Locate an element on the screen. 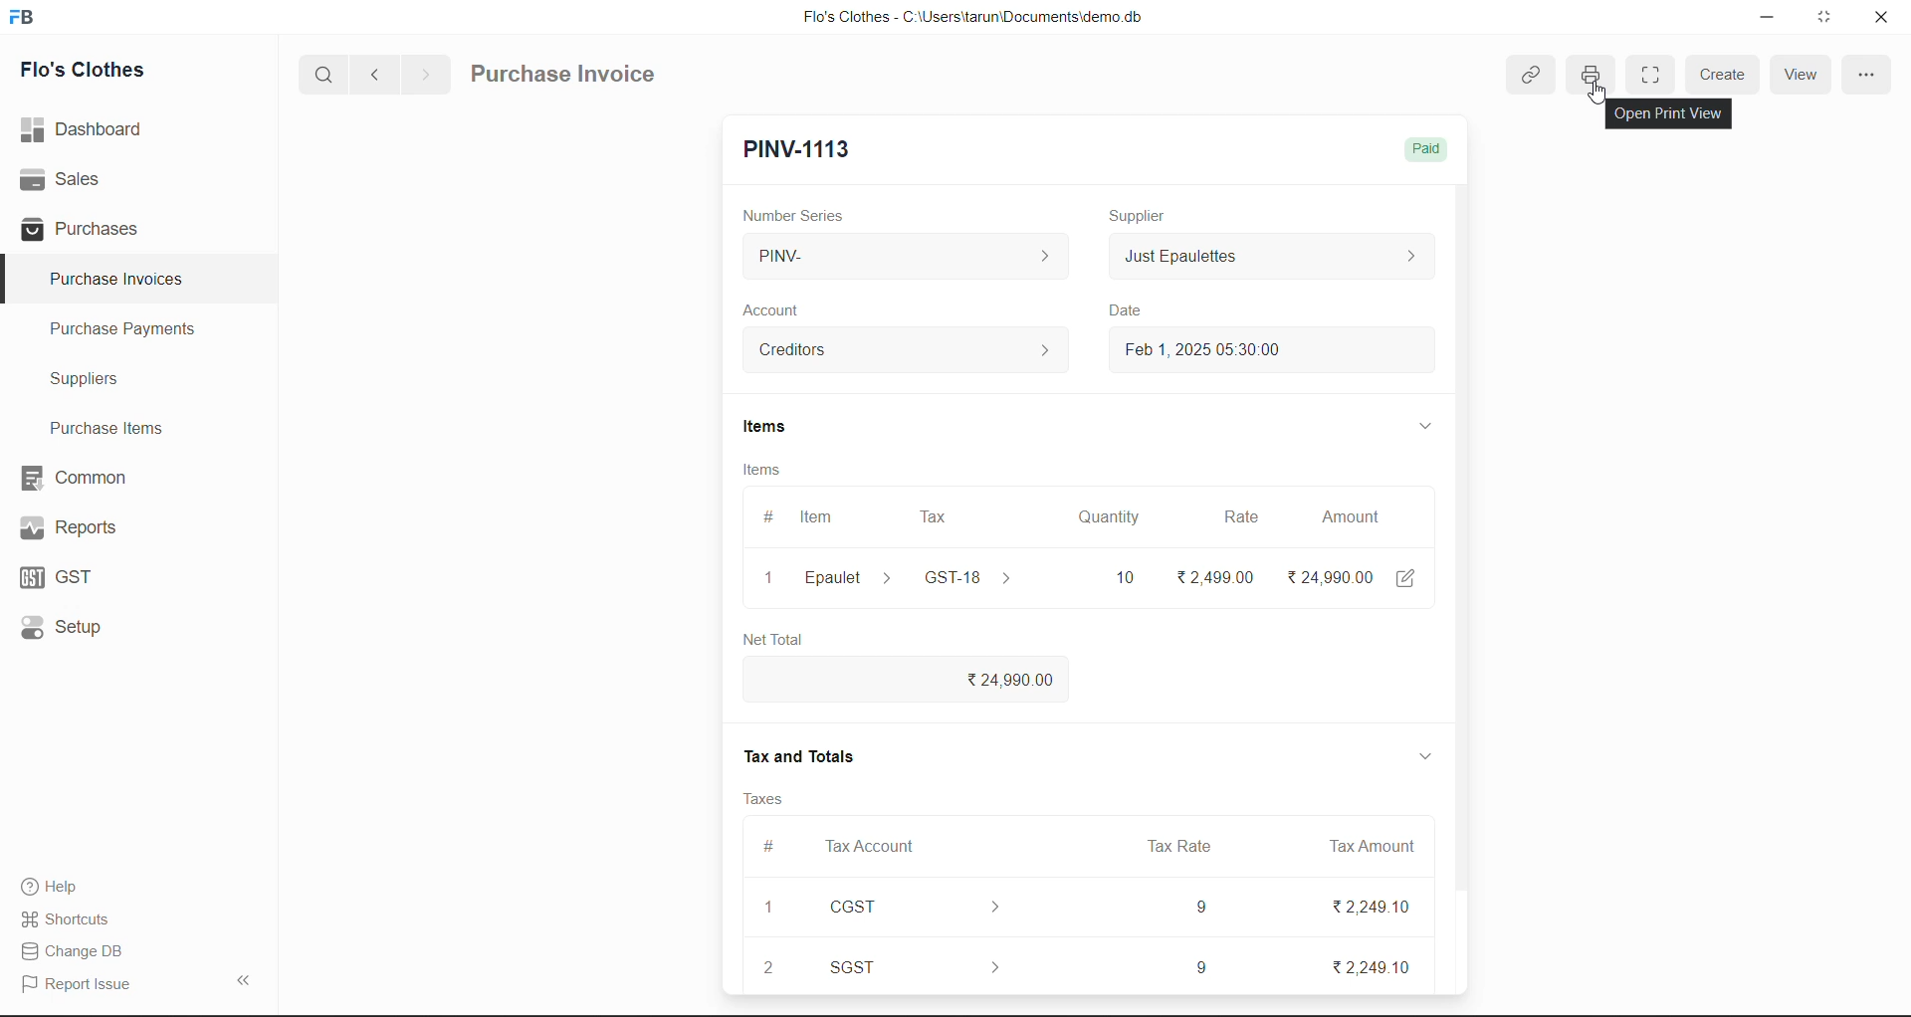  Tax is located at coordinates (933, 519).